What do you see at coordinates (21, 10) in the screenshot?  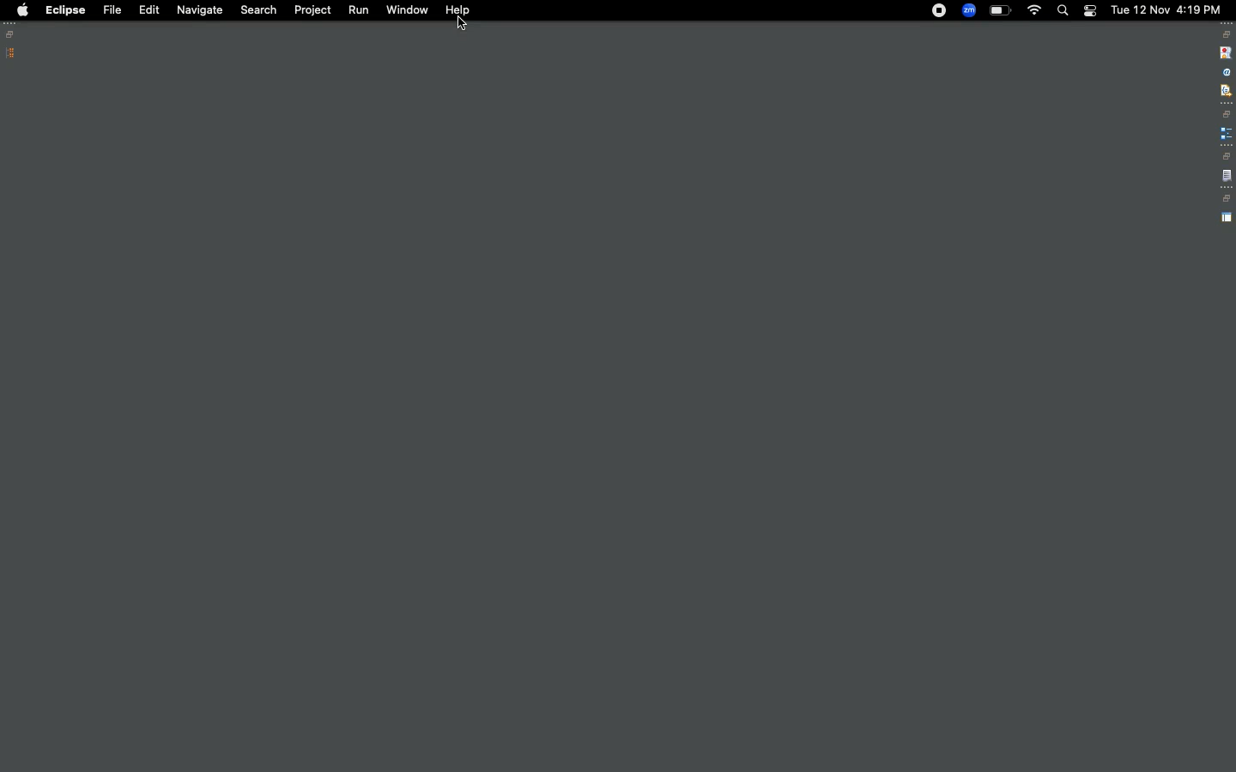 I see `Apple logo` at bounding box center [21, 10].